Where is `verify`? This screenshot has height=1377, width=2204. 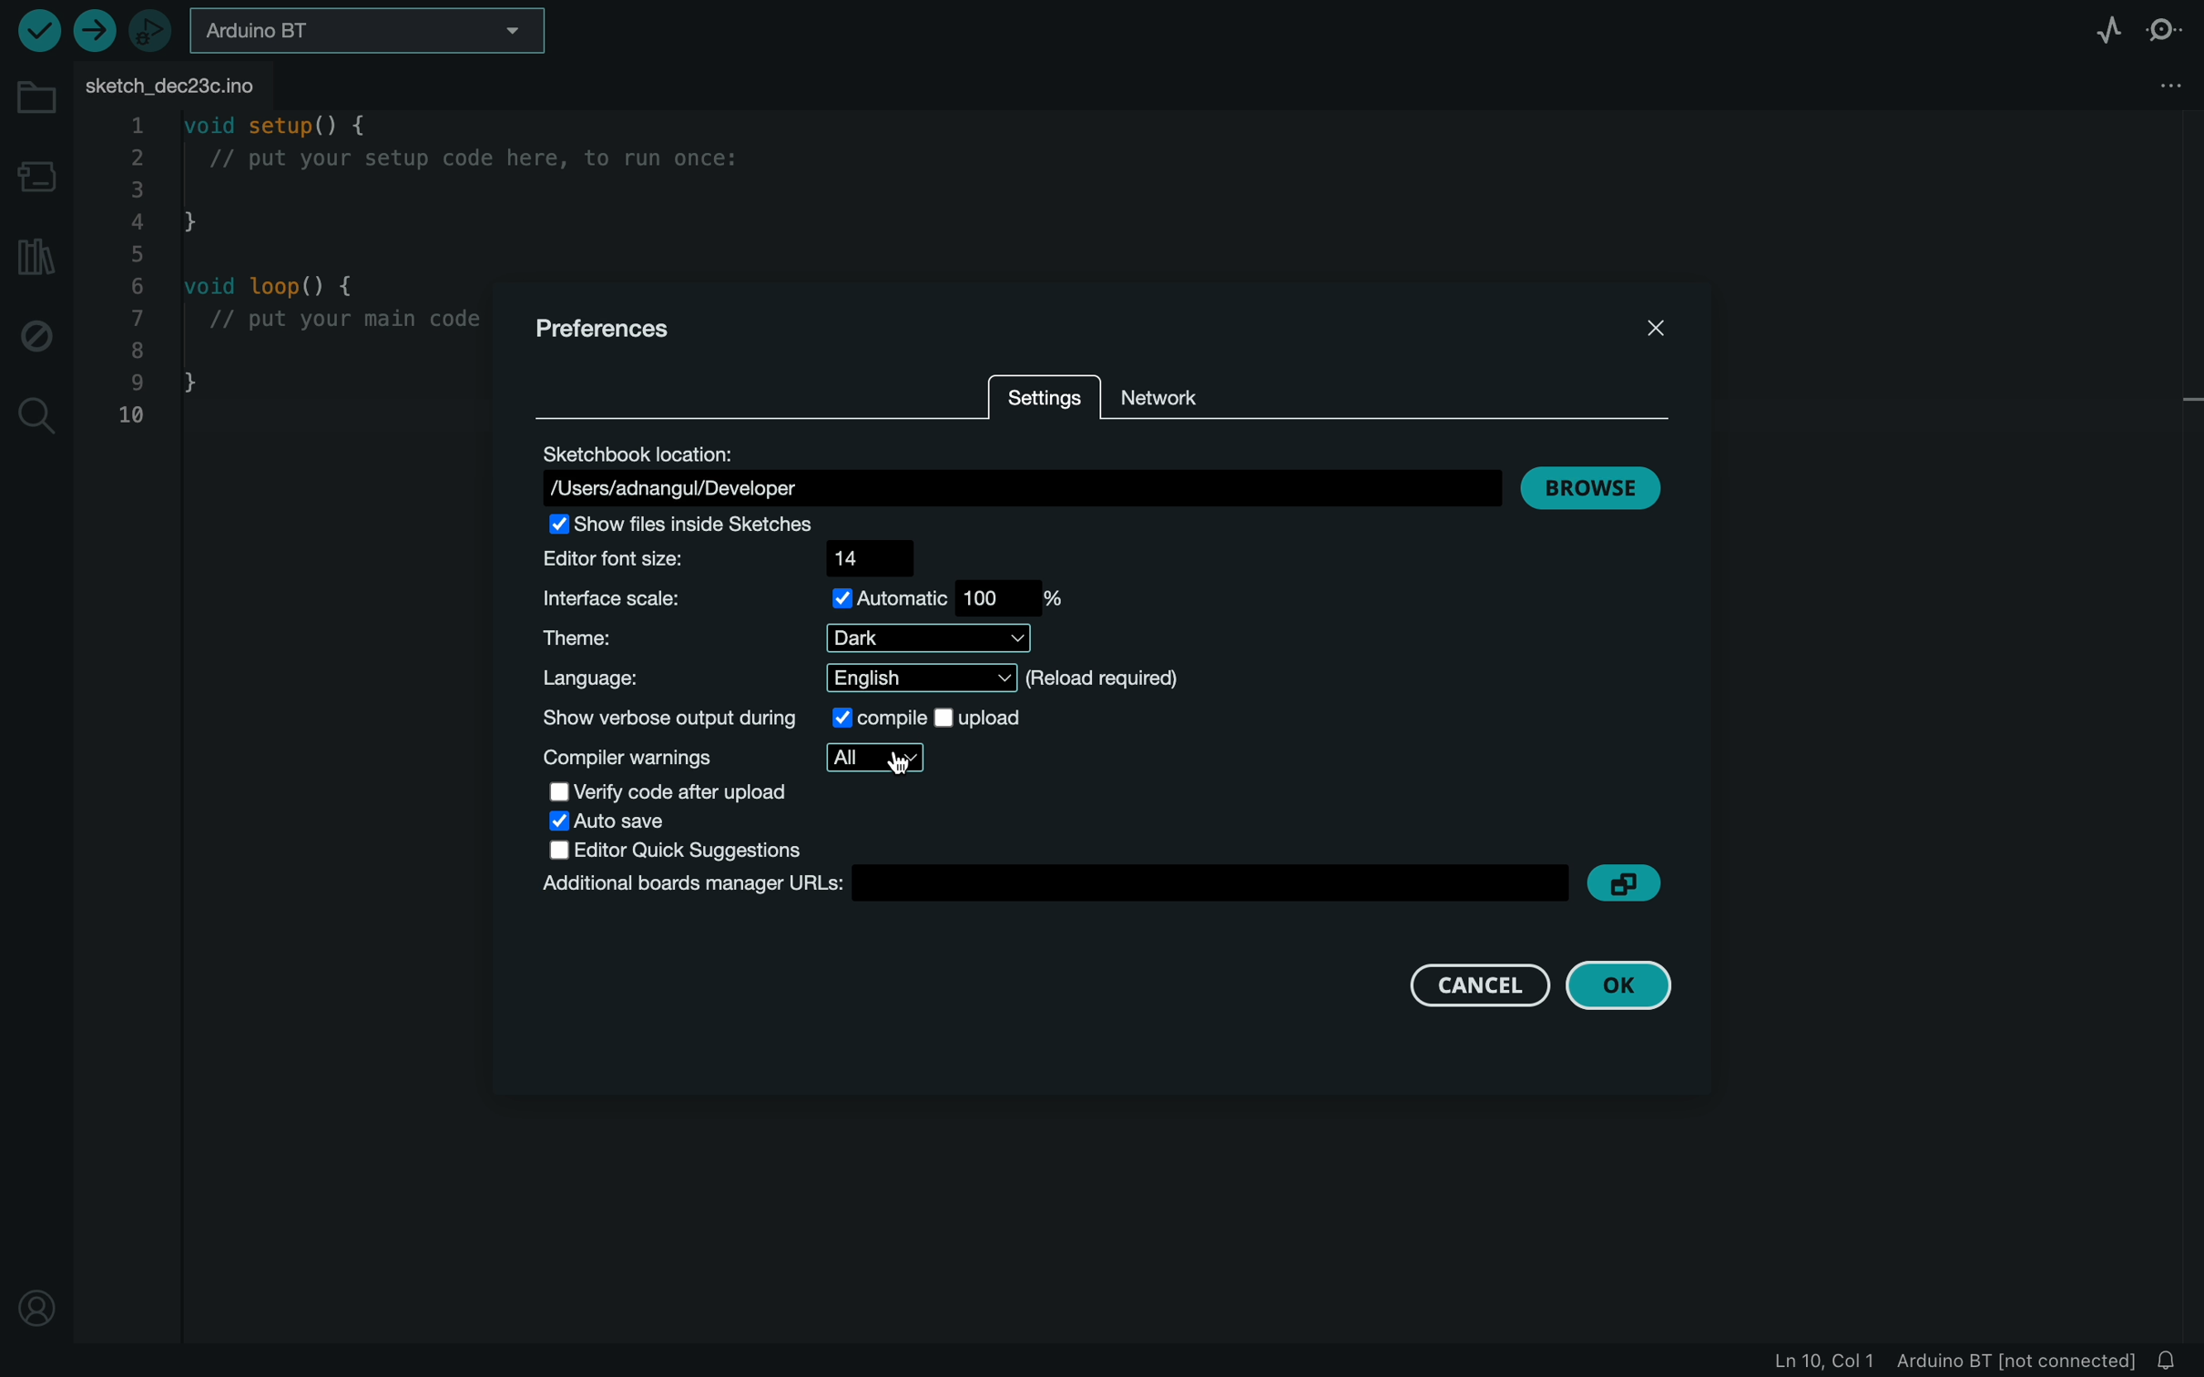 verify is located at coordinates (35, 30).